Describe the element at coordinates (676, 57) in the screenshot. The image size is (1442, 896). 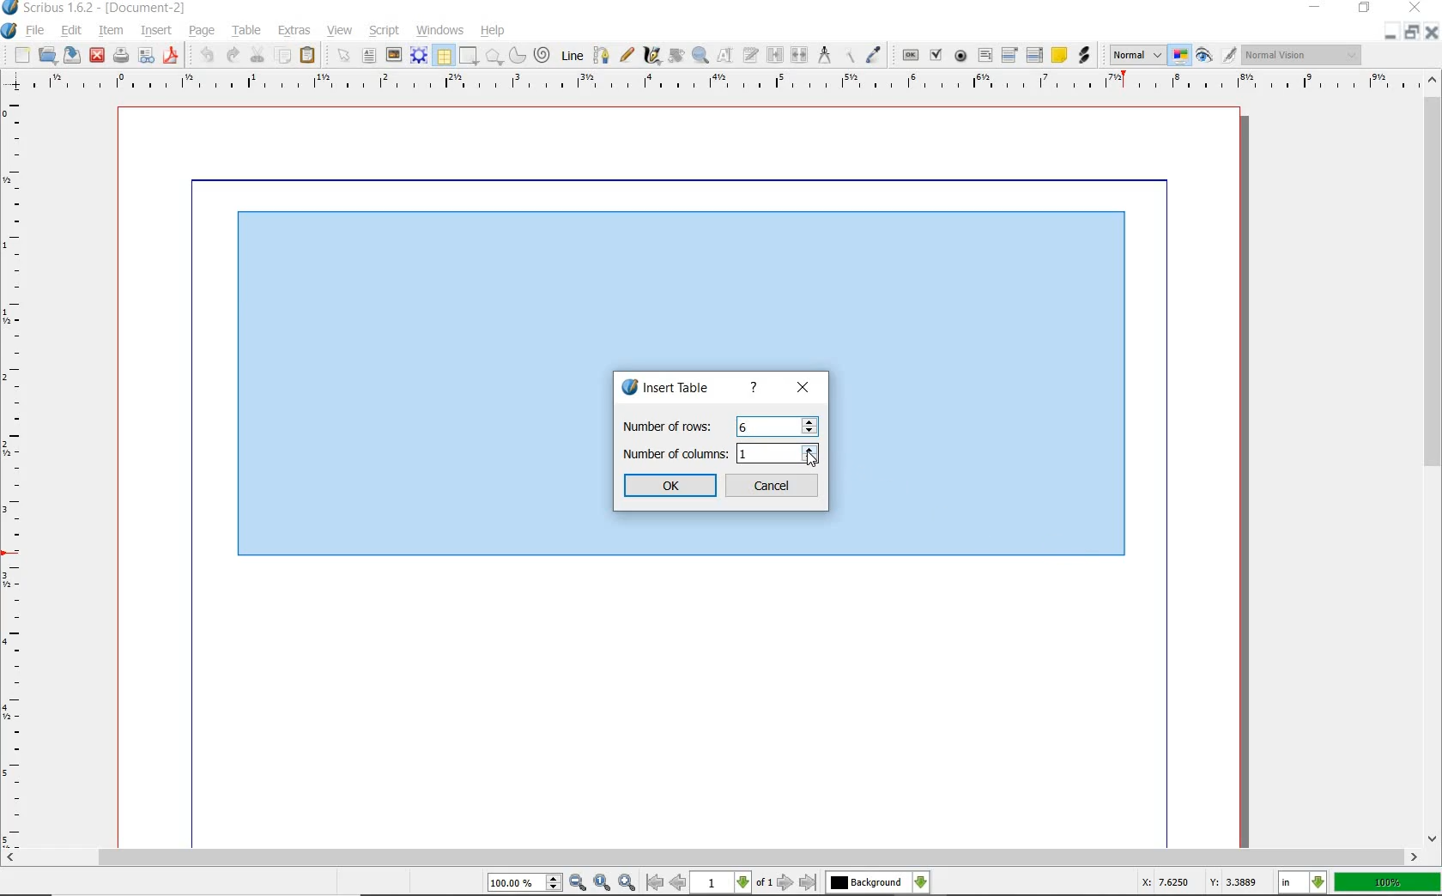
I see `rotate item` at that location.